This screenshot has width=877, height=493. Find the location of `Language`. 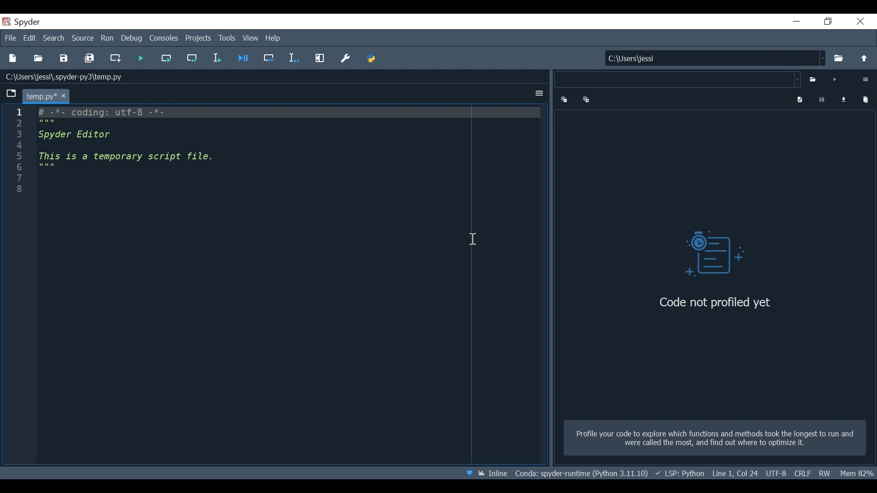

Language is located at coordinates (679, 472).